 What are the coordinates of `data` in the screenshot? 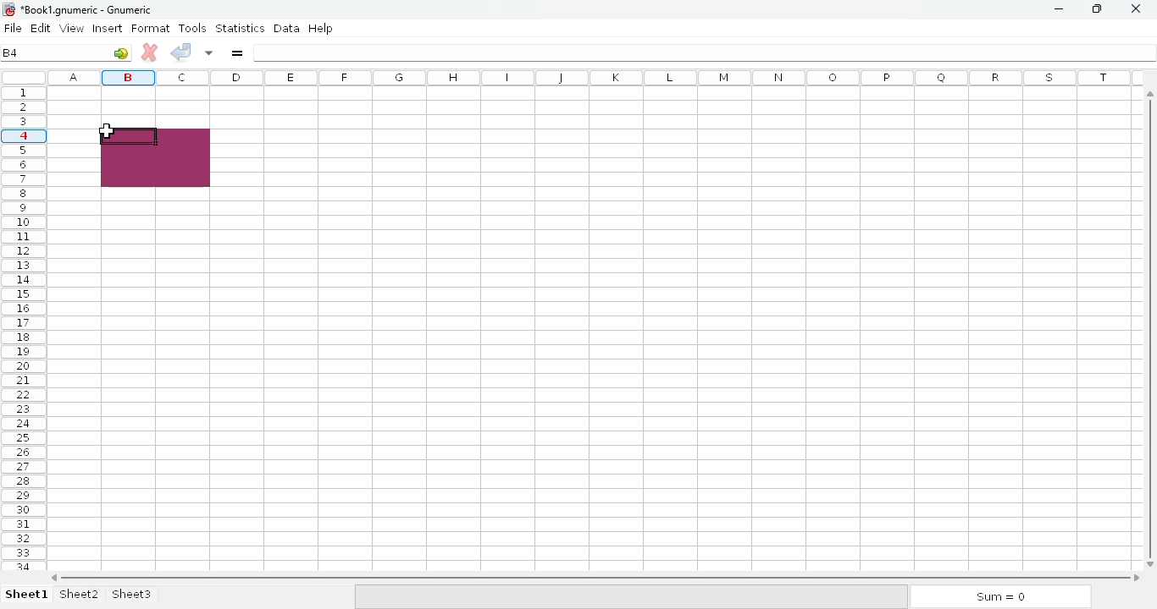 It's located at (286, 28).